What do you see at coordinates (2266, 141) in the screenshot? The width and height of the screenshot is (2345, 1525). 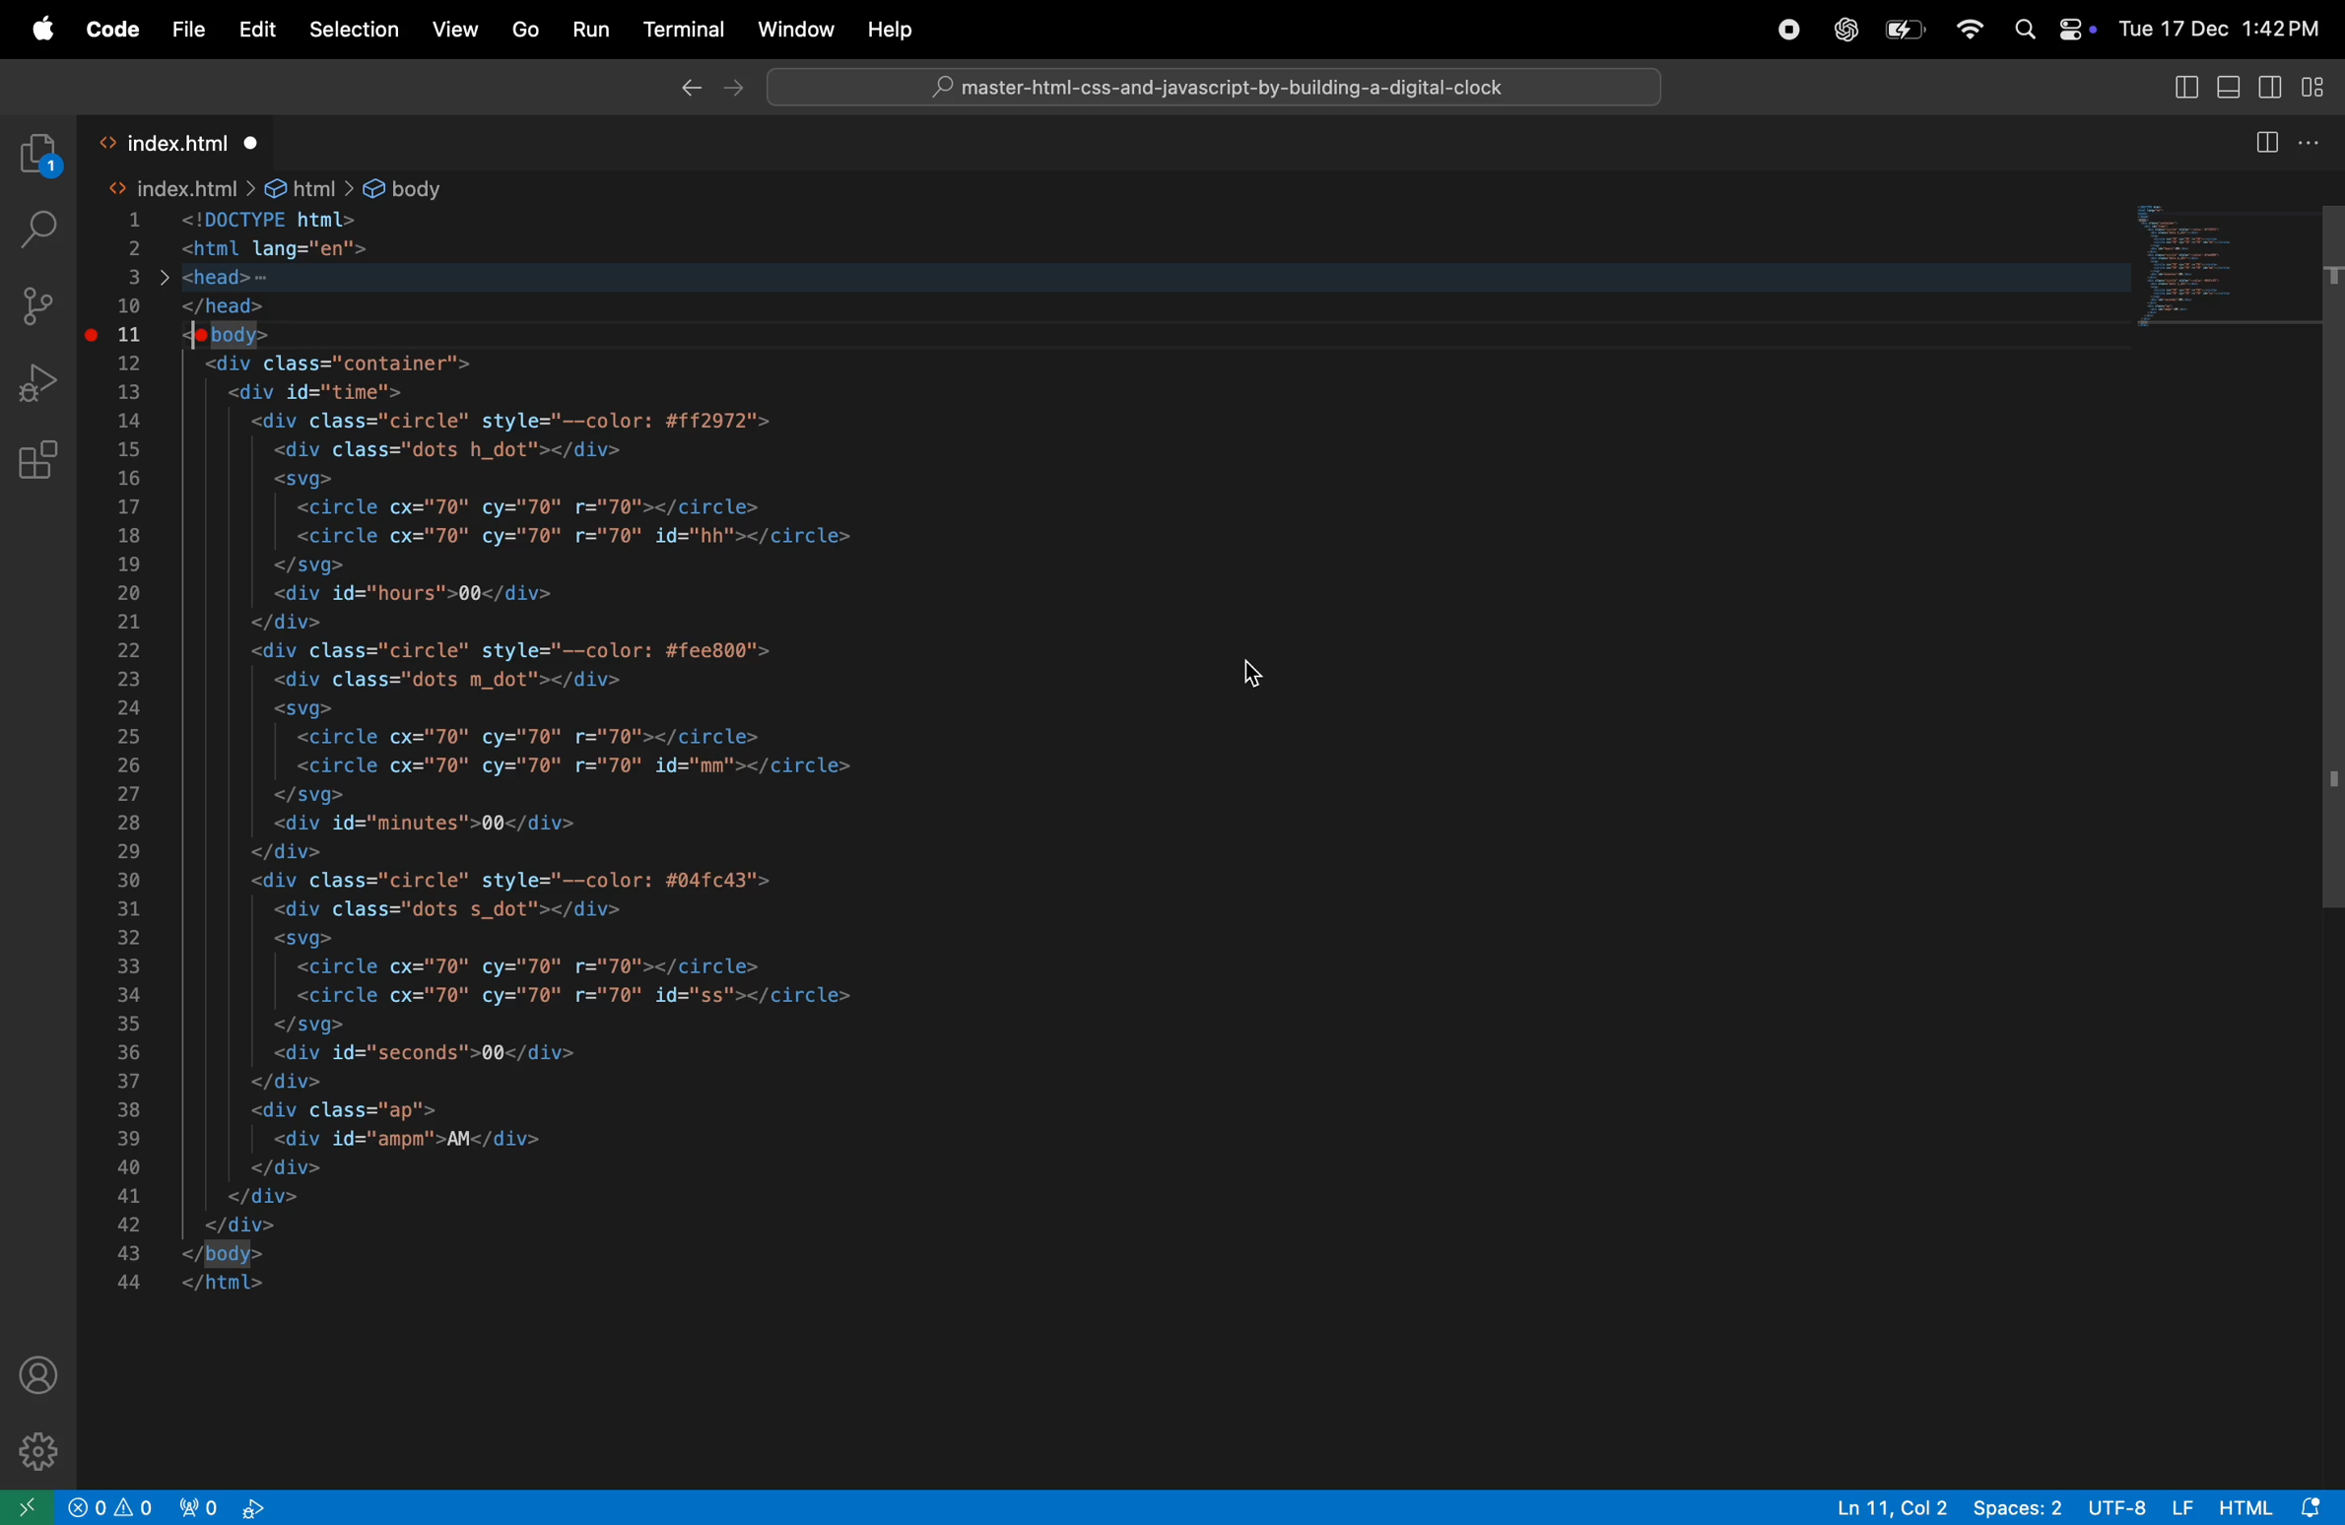 I see `split terminal` at bounding box center [2266, 141].